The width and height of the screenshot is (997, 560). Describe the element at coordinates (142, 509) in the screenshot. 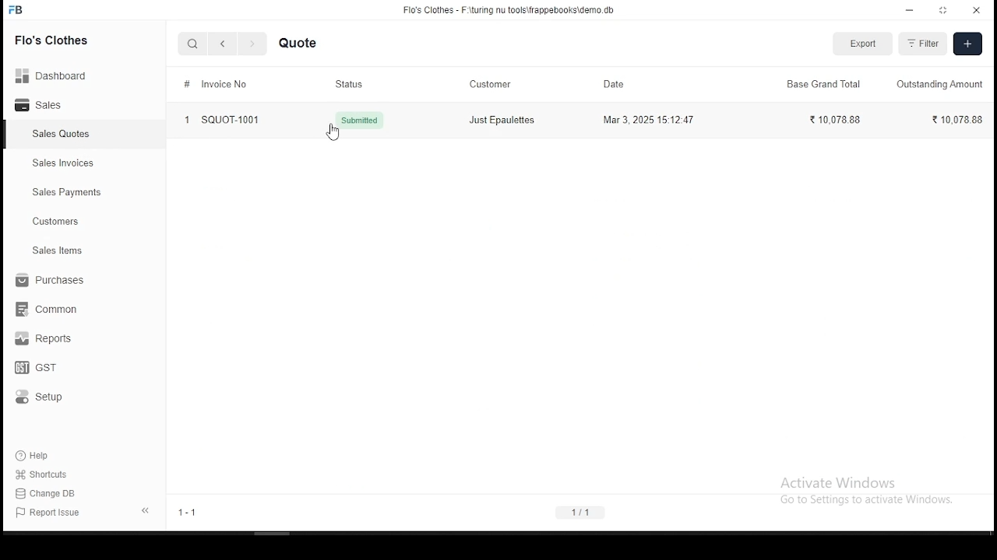

I see `expand` at that location.